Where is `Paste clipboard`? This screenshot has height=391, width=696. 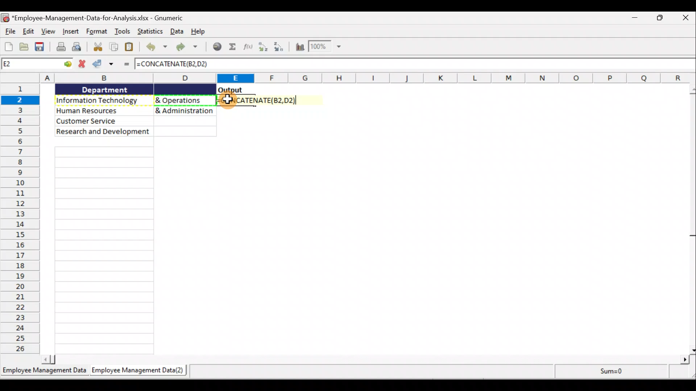 Paste clipboard is located at coordinates (130, 47).